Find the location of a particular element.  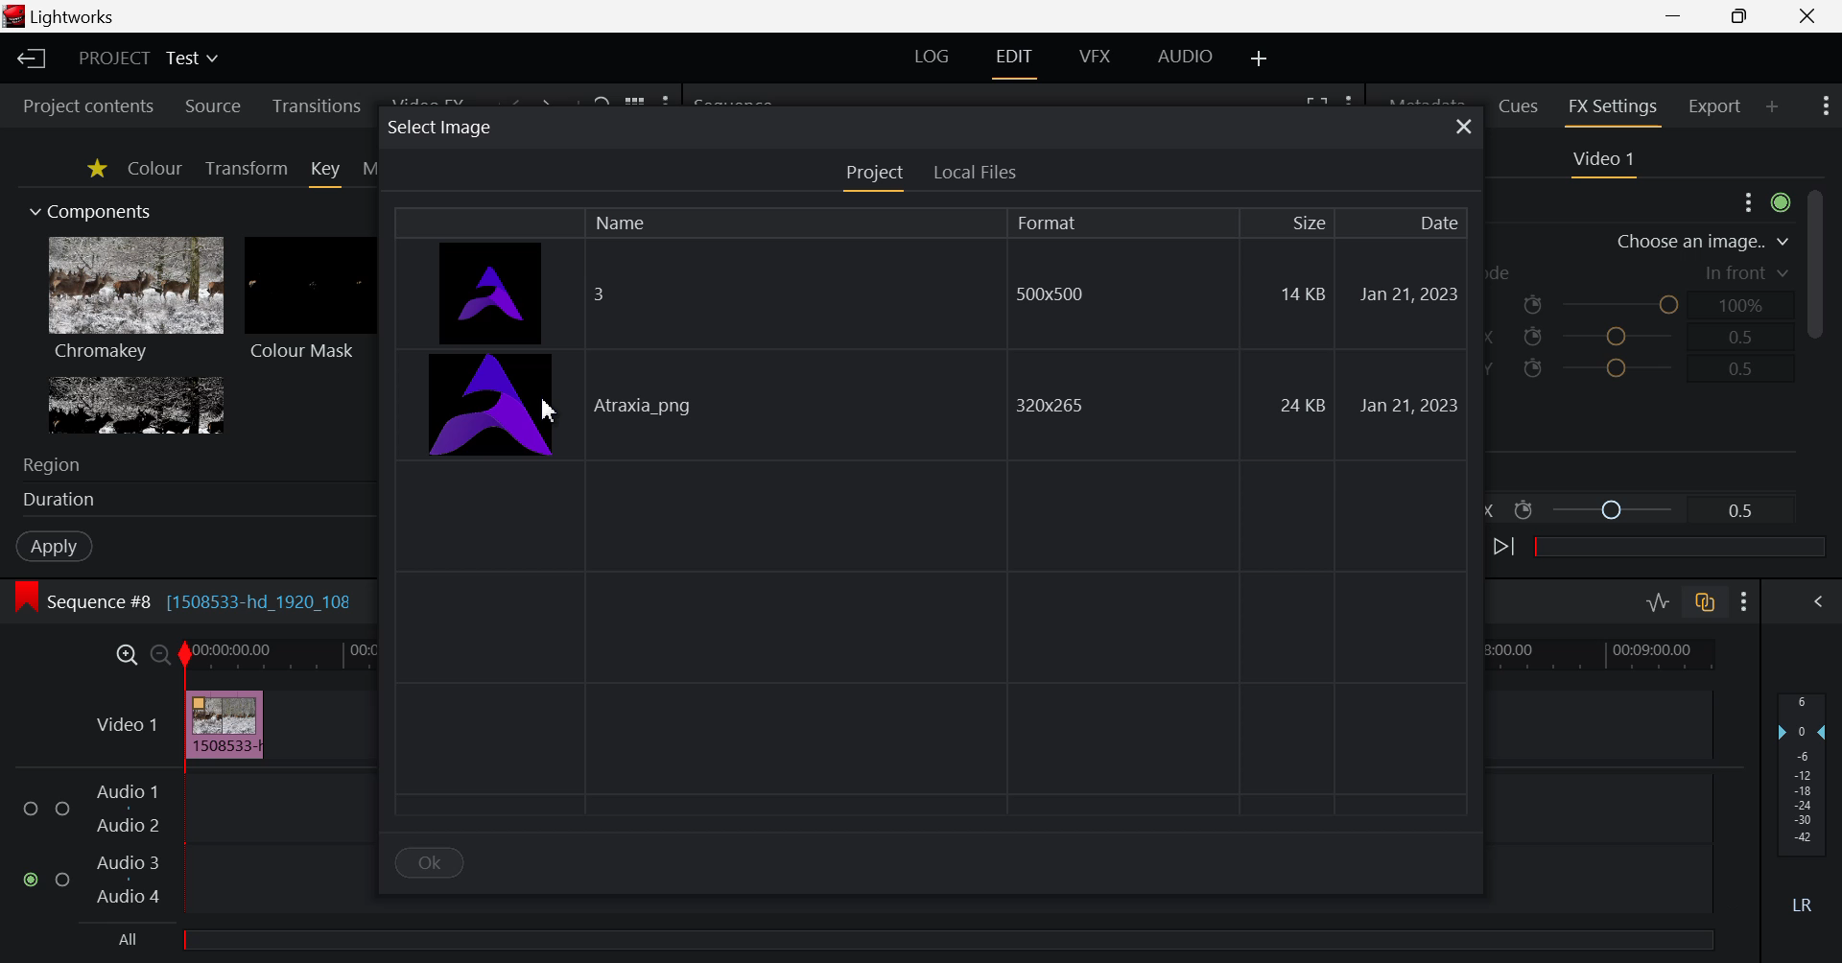

320x265 is located at coordinates (1053, 406).